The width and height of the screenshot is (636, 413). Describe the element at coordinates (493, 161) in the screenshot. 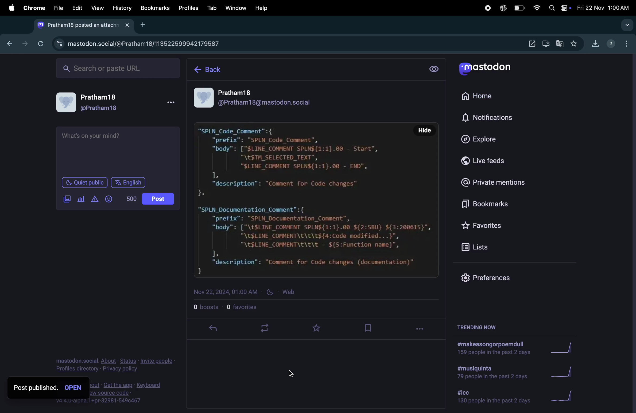

I see `live feeds` at that location.